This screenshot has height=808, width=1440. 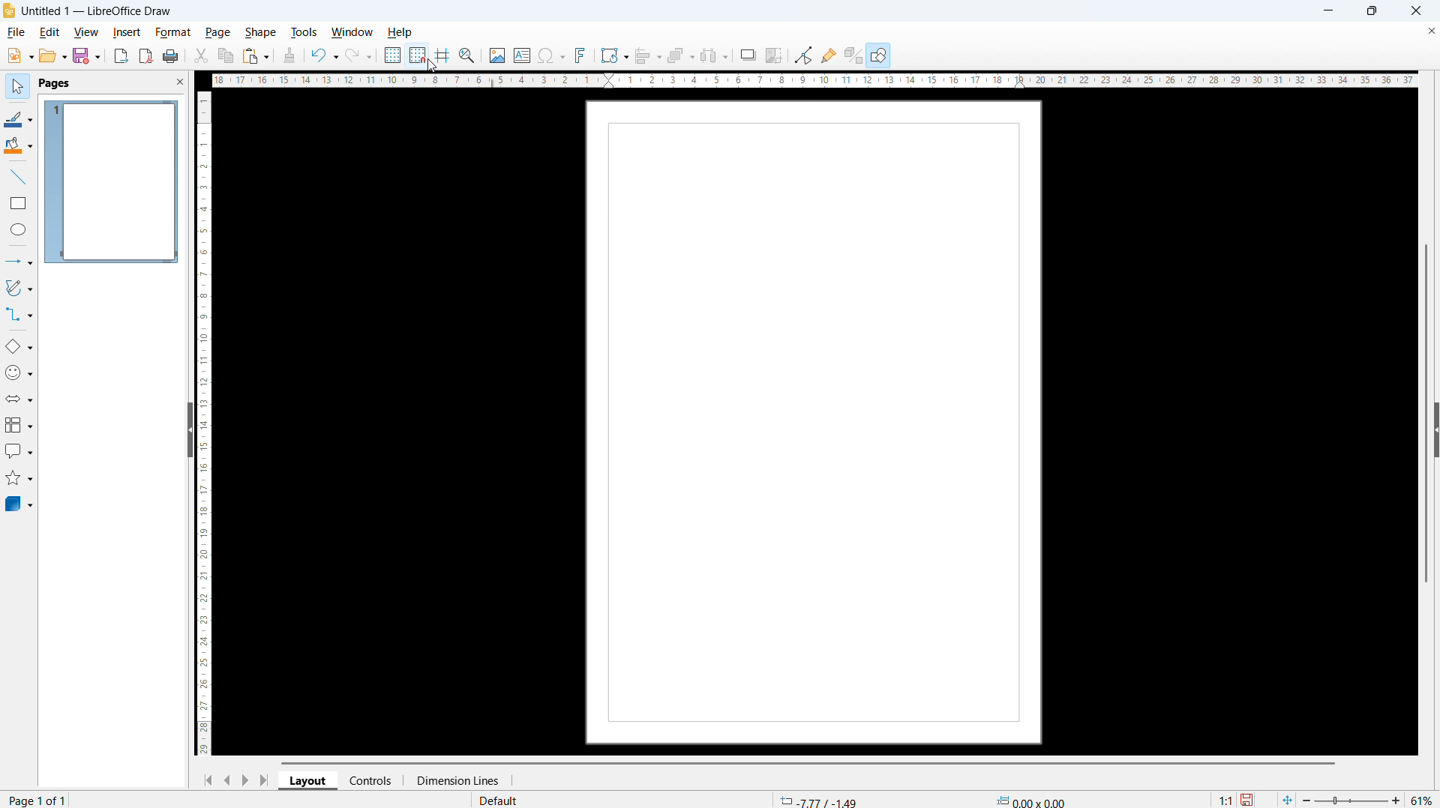 What do you see at coordinates (85, 32) in the screenshot?
I see `view` at bounding box center [85, 32].